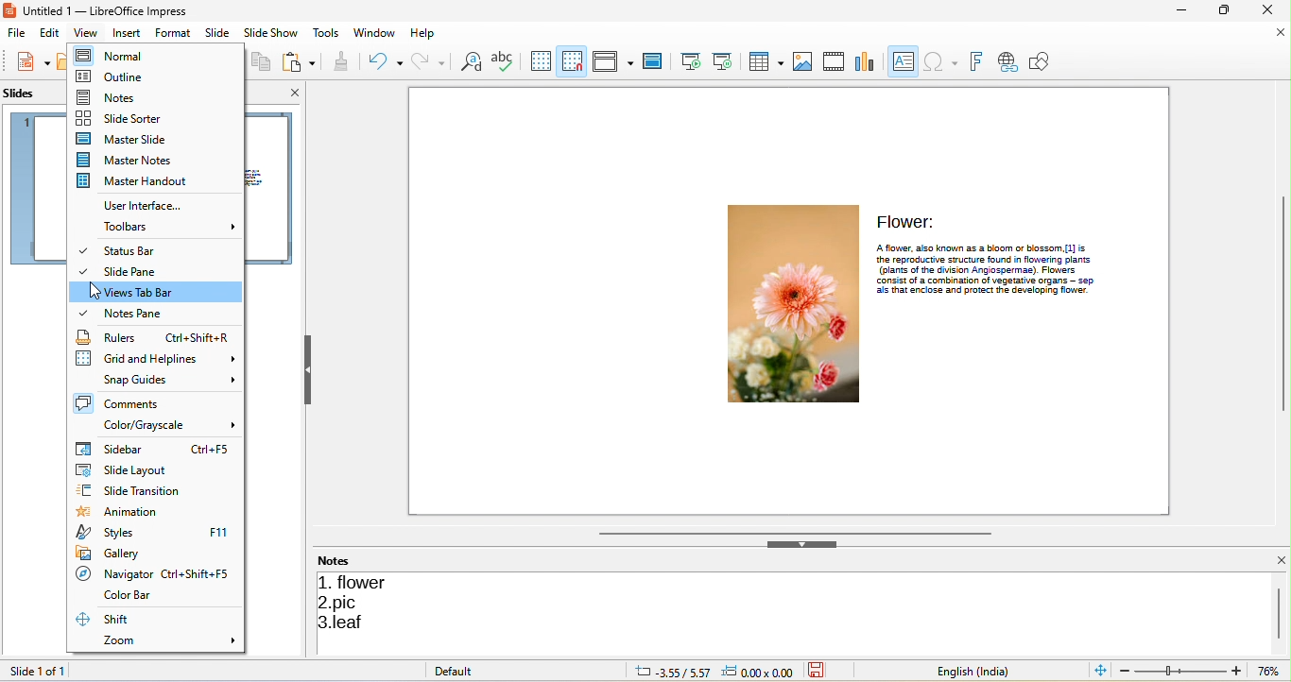 The width and height of the screenshot is (1291, 682). What do you see at coordinates (1041, 60) in the screenshot?
I see `show draw function` at bounding box center [1041, 60].